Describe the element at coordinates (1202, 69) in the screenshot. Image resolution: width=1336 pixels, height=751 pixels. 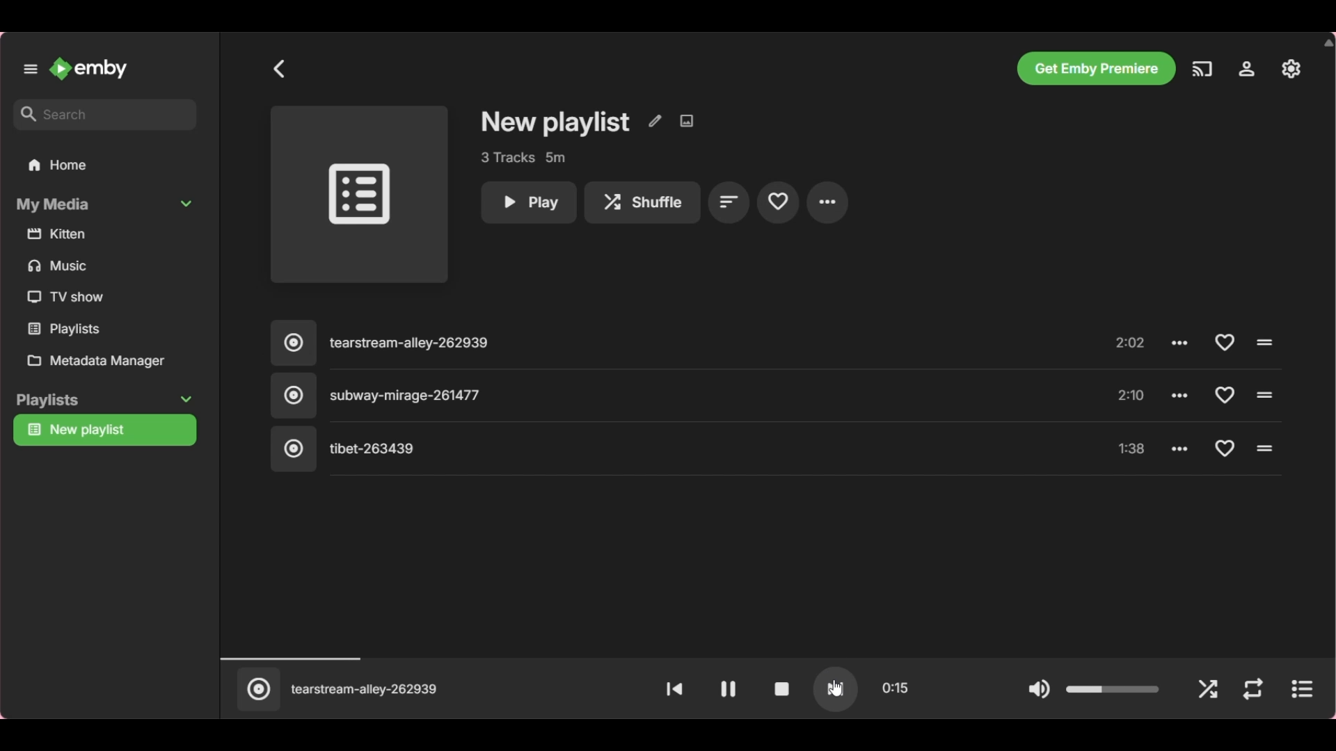
I see `Play on another device` at that location.